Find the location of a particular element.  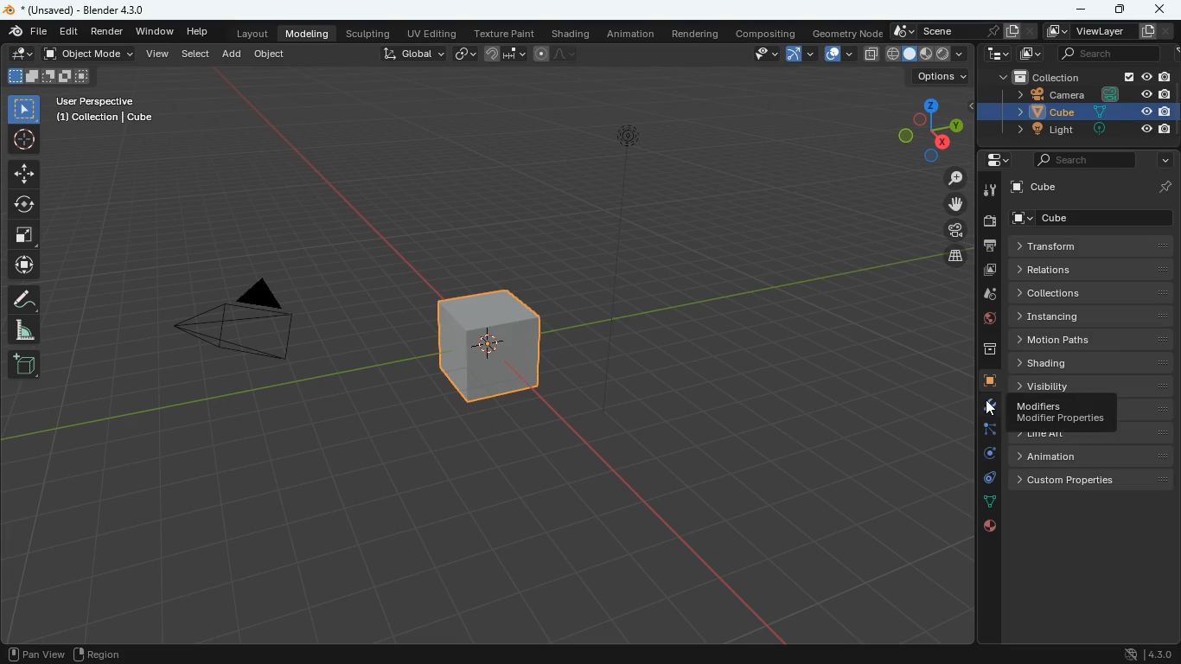

 is located at coordinates (1103, 131).